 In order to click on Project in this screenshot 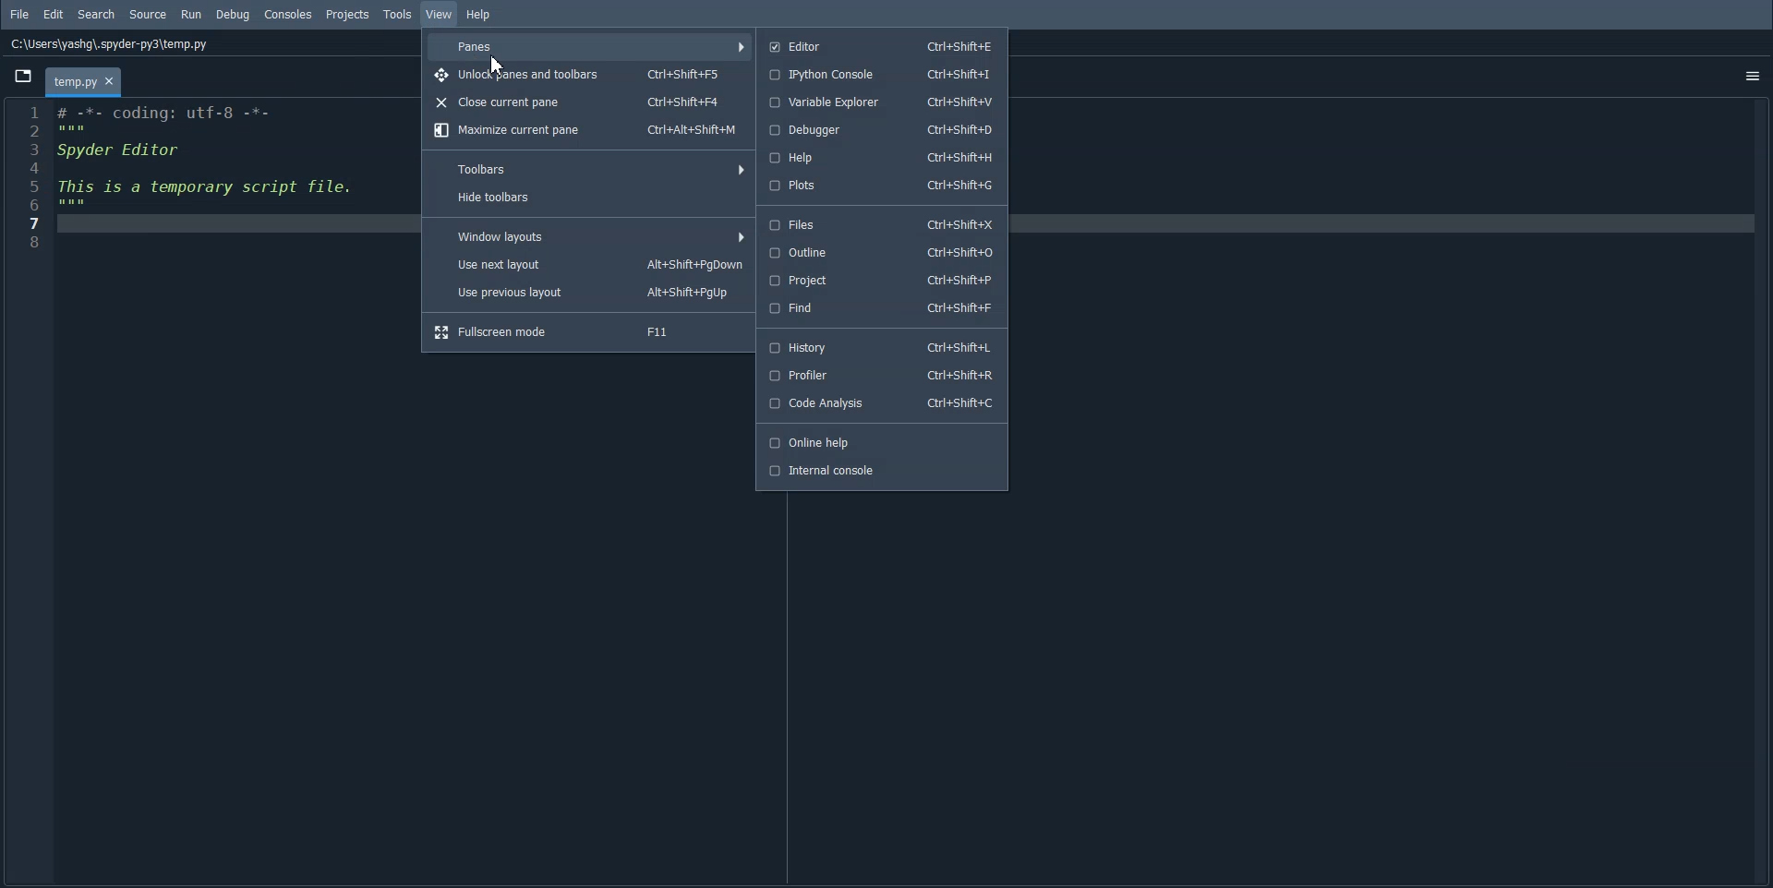, I will do `click(882, 282)`.